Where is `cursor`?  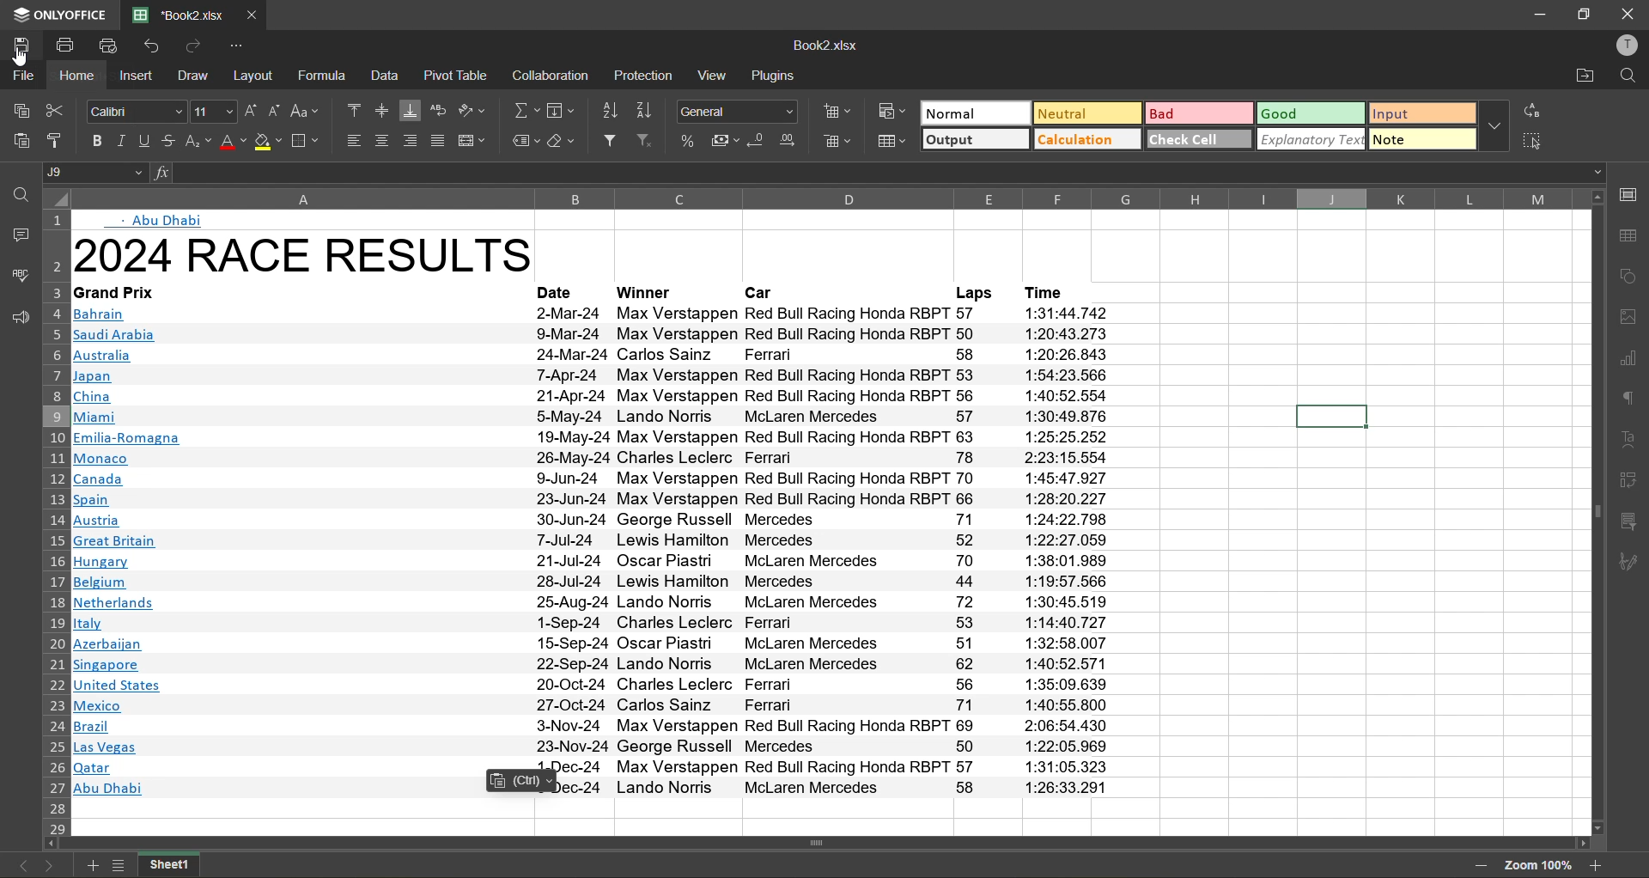 cursor is located at coordinates (22, 63).